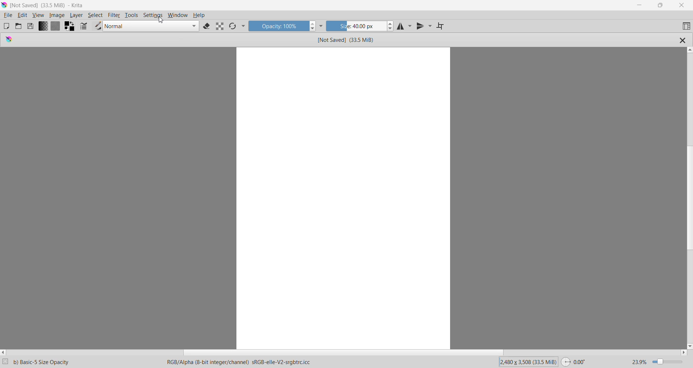  Describe the element at coordinates (95, 14) in the screenshot. I see `Select` at that location.